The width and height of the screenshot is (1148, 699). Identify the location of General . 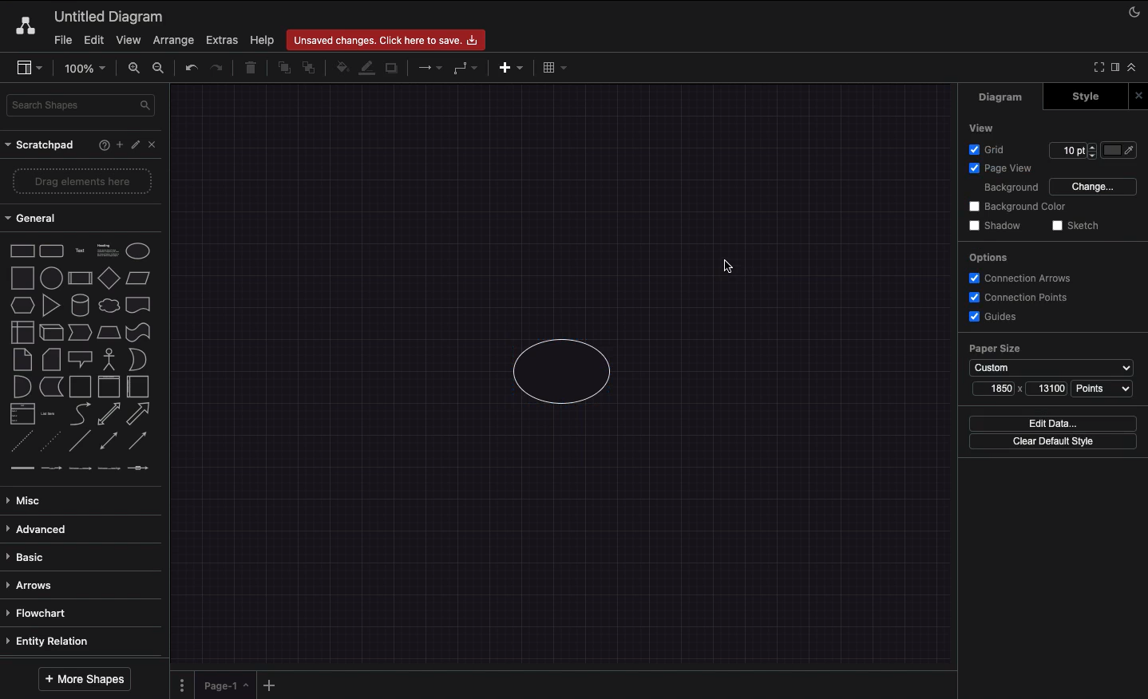
(40, 219).